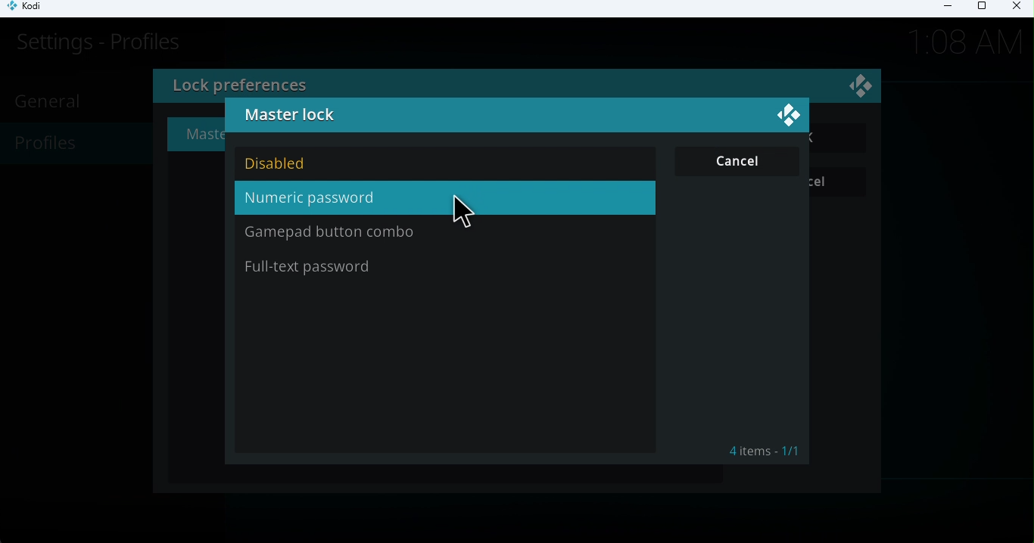 The height and width of the screenshot is (543, 1034). Describe the element at coordinates (791, 115) in the screenshot. I see `Close` at that location.